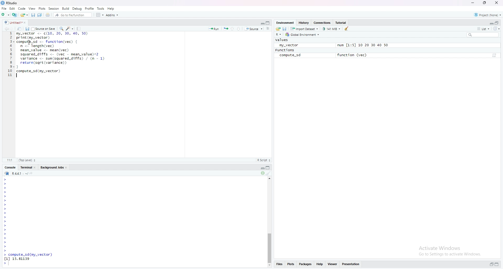  I want to click on Prompt cursor, so click(6, 230).